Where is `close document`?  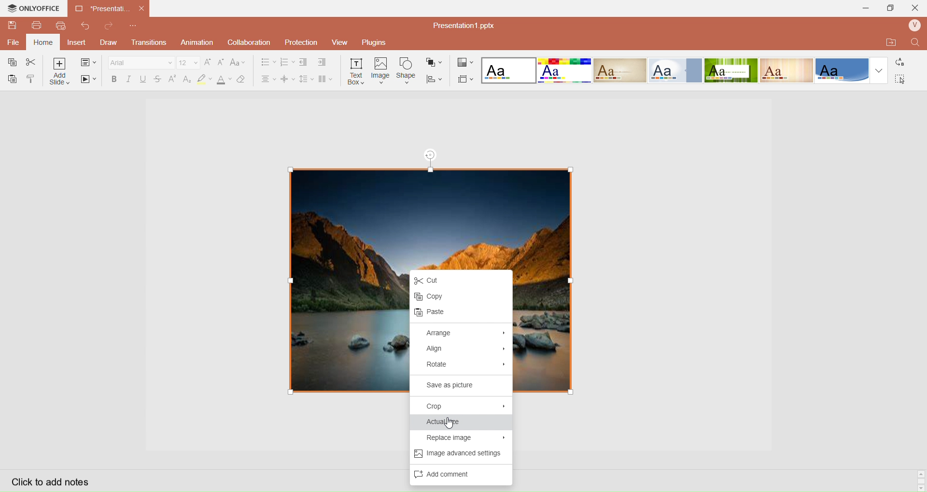
close document is located at coordinates (143, 9).